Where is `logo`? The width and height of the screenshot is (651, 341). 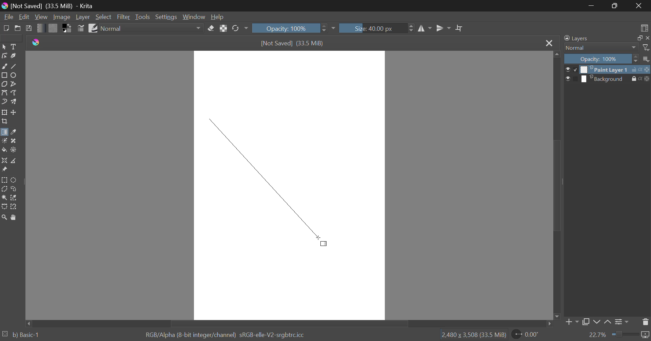
logo is located at coordinates (38, 43).